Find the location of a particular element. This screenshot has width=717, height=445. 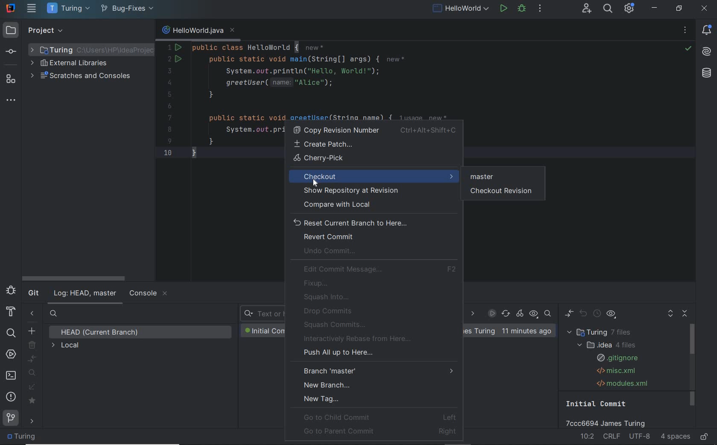

show my branches is located at coordinates (33, 373).